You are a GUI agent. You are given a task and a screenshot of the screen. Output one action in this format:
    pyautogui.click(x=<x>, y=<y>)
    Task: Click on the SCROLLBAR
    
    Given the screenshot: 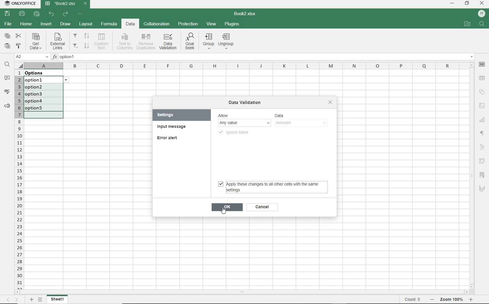 What is the action you would take?
    pyautogui.click(x=242, y=291)
    